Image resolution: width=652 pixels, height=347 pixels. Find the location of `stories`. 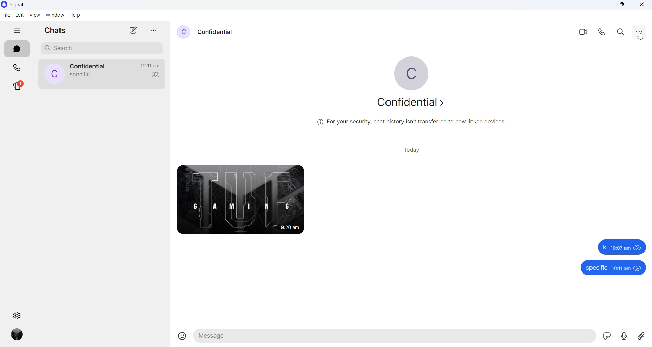

stories is located at coordinates (18, 88).